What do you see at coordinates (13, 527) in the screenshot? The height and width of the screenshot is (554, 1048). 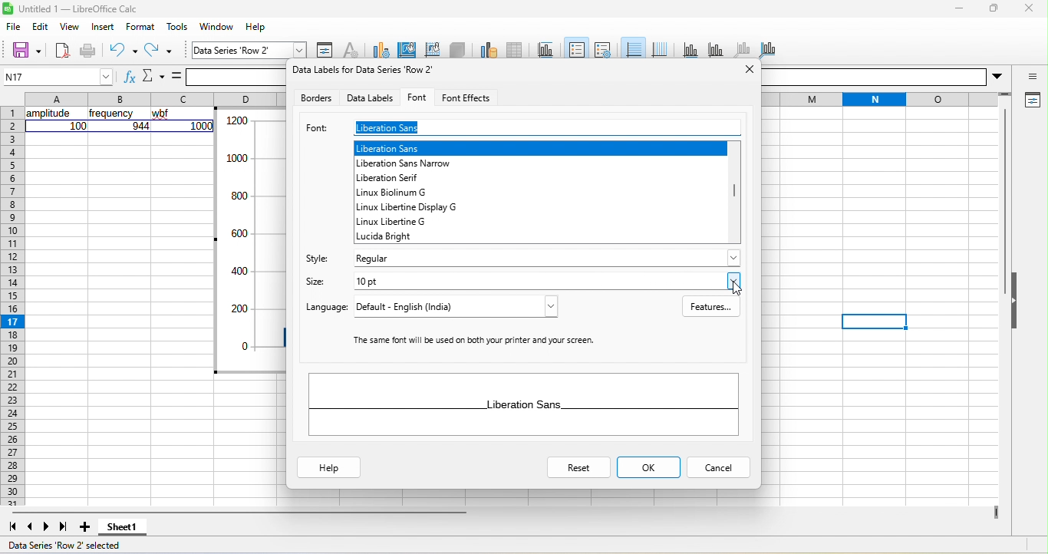 I see `first sheet` at bounding box center [13, 527].